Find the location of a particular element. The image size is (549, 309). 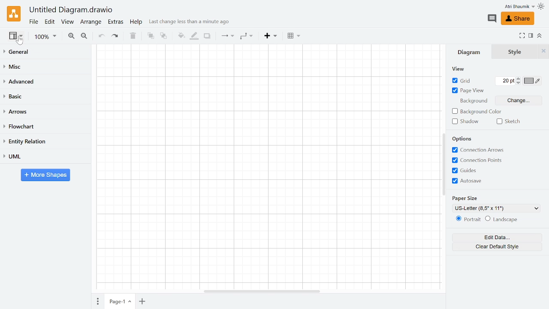

Redo is located at coordinates (116, 37).